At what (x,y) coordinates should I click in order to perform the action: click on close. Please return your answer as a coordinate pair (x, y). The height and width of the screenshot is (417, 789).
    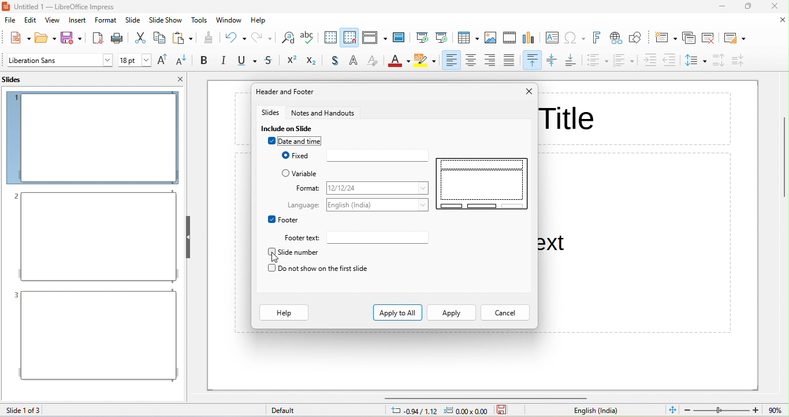
    Looking at the image, I should click on (180, 79).